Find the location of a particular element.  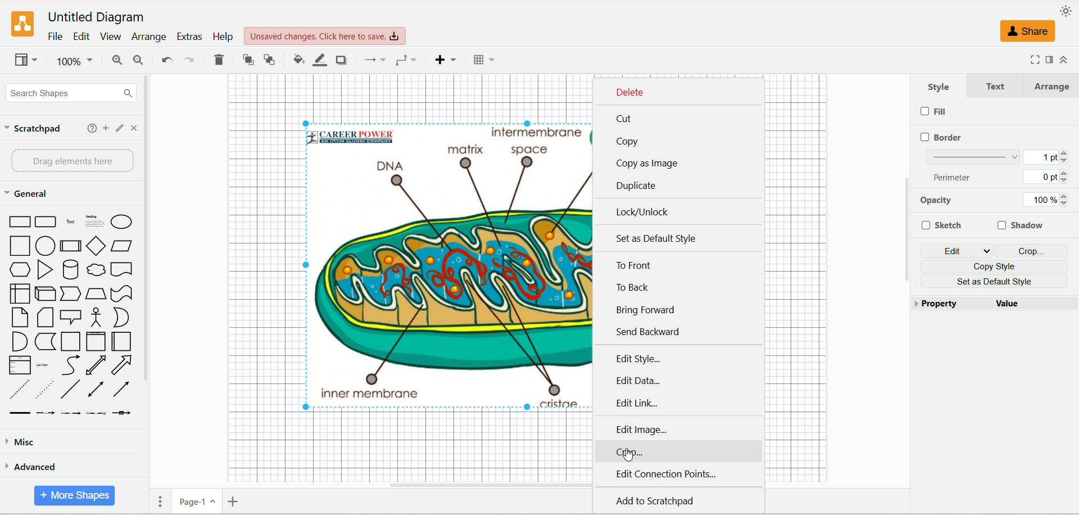

value is located at coordinates (1034, 305).